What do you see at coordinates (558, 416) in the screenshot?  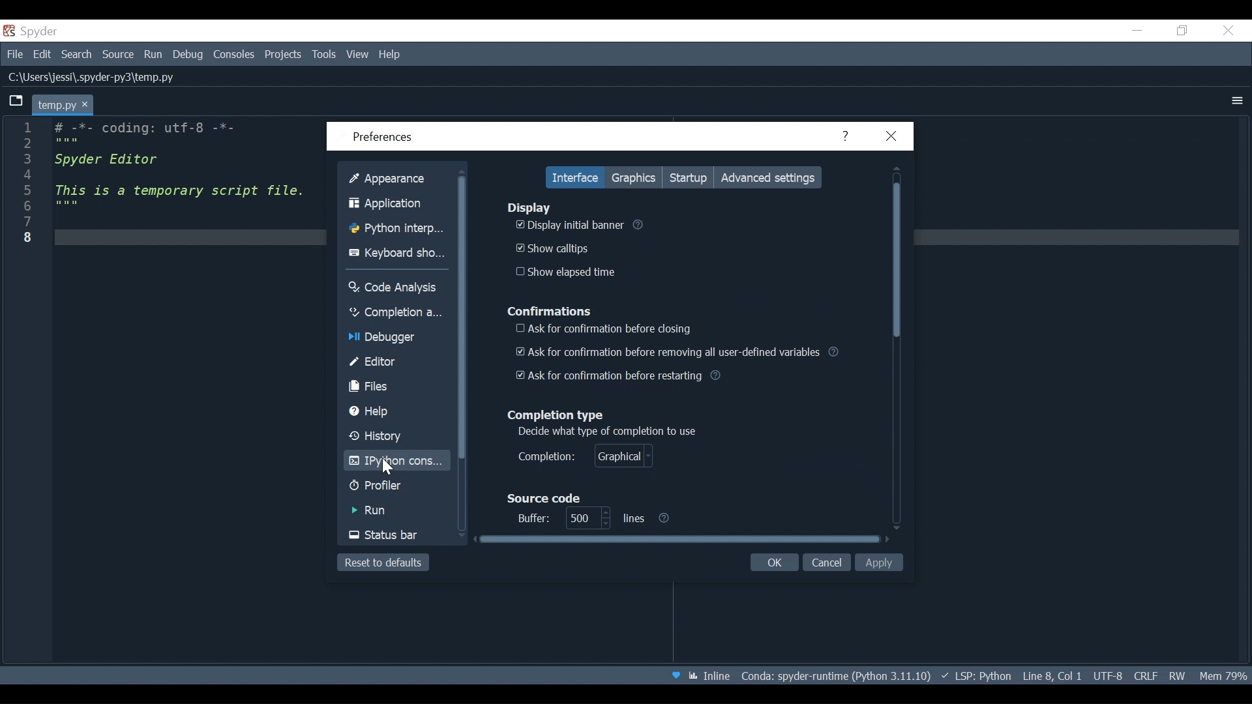 I see `Completion type` at bounding box center [558, 416].